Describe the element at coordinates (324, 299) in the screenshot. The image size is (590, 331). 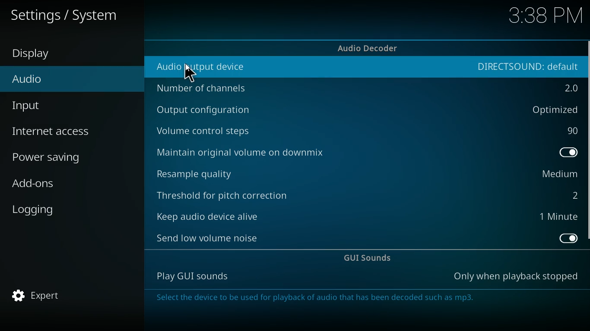
I see `this category contains the setting for how audio output is handled` at that location.